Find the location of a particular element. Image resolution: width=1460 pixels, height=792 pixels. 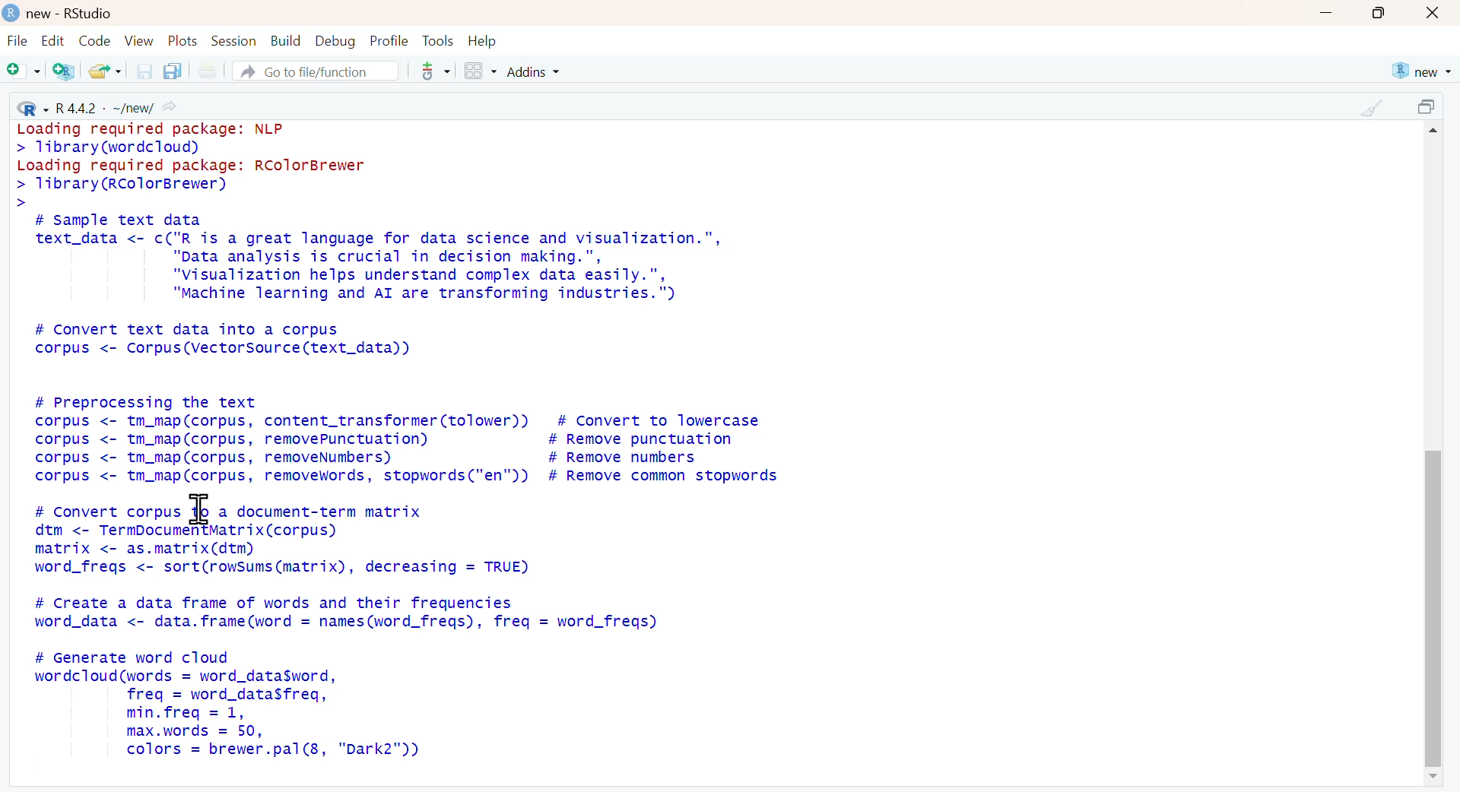

Open an existing file is located at coordinates (104, 71).